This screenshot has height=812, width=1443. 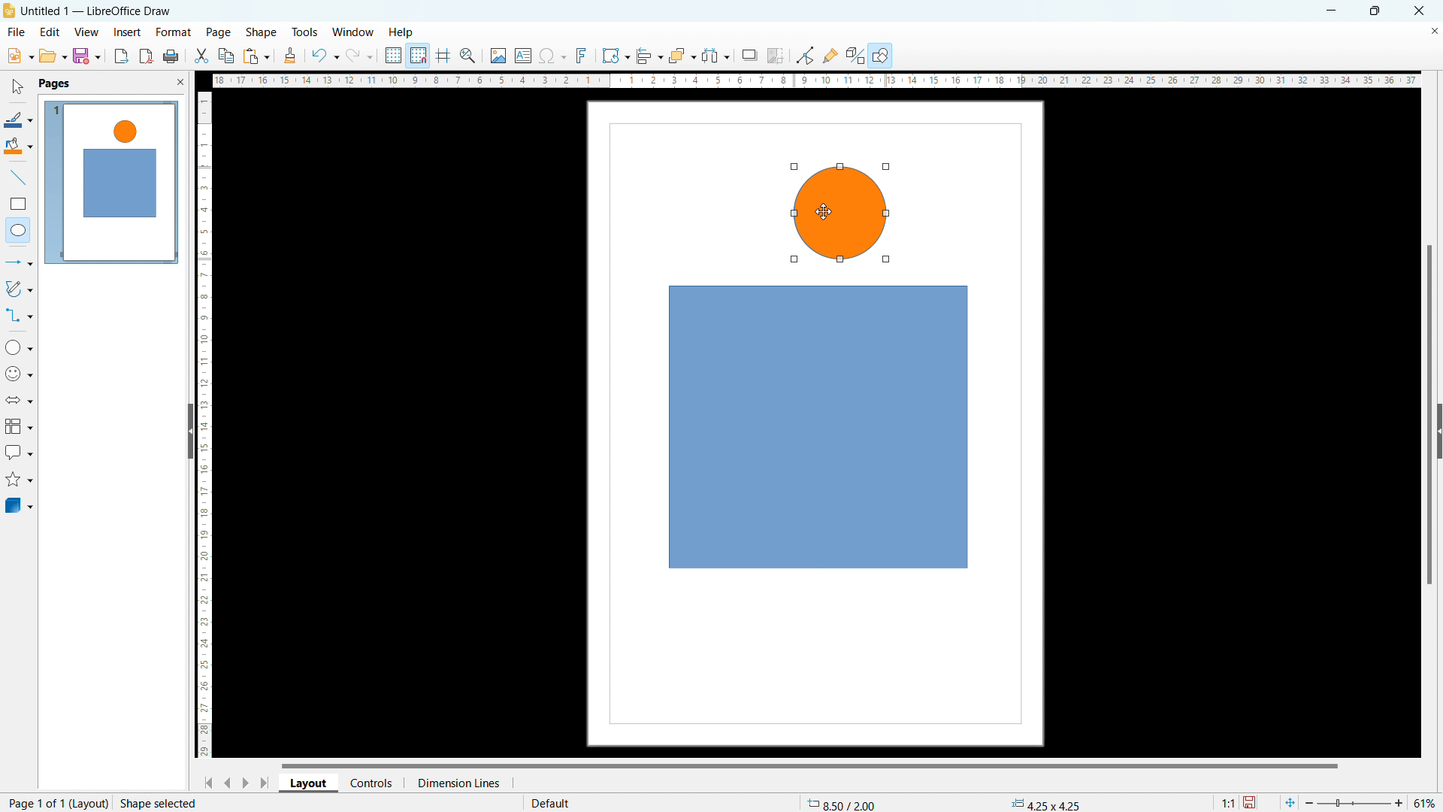 What do you see at coordinates (53, 56) in the screenshot?
I see `open` at bounding box center [53, 56].